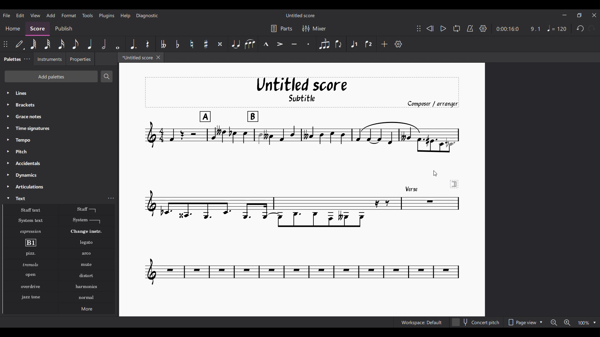  Describe the element at coordinates (369, 44) in the screenshot. I see `Voice 2` at that location.